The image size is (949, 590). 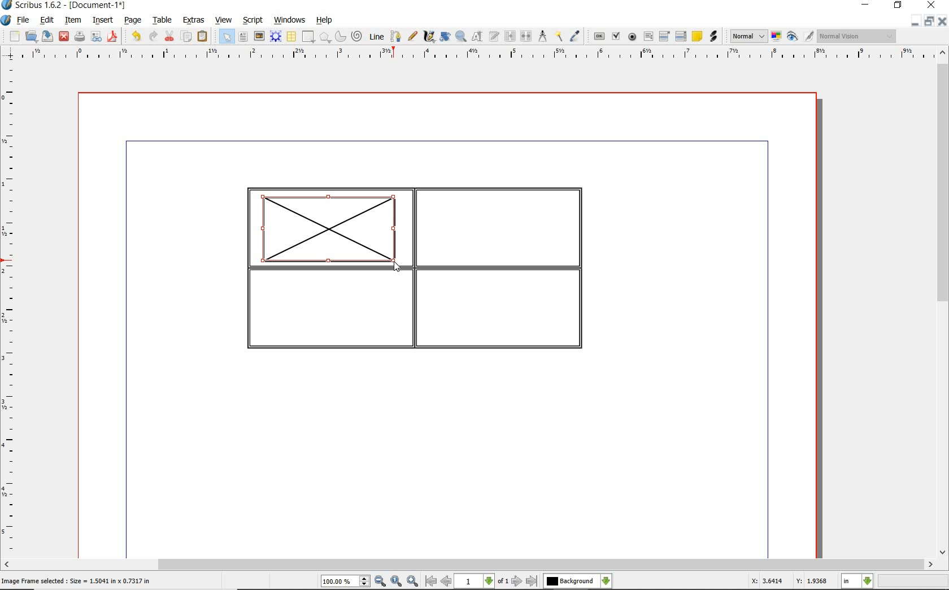 I want to click on calligraphic line, so click(x=429, y=37).